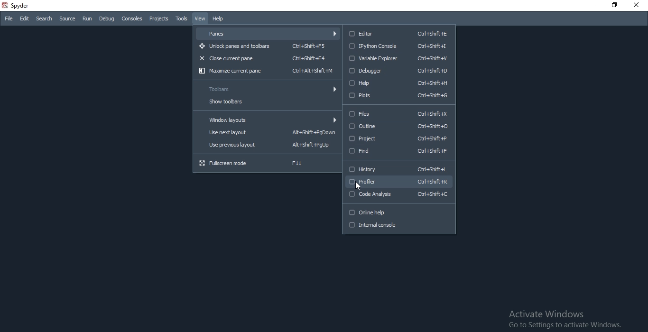 The height and width of the screenshot is (332, 648). Describe the element at coordinates (267, 46) in the screenshot. I see `Unlock panes and toolbars` at that location.